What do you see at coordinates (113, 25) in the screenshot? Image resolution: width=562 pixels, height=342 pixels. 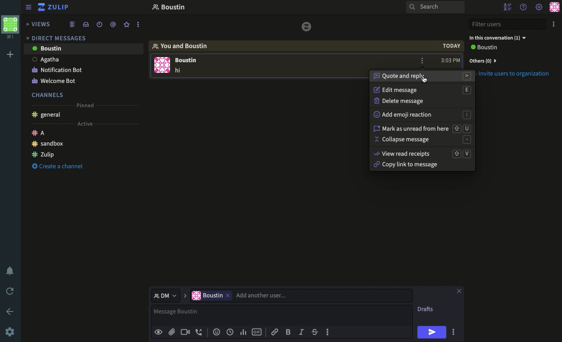 I see `Tagged` at bounding box center [113, 25].